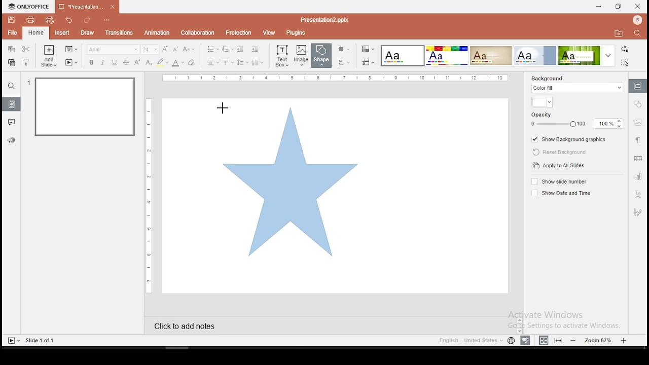  What do you see at coordinates (638, 6) in the screenshot?
I see `close window` at bounding box center [638, 6].